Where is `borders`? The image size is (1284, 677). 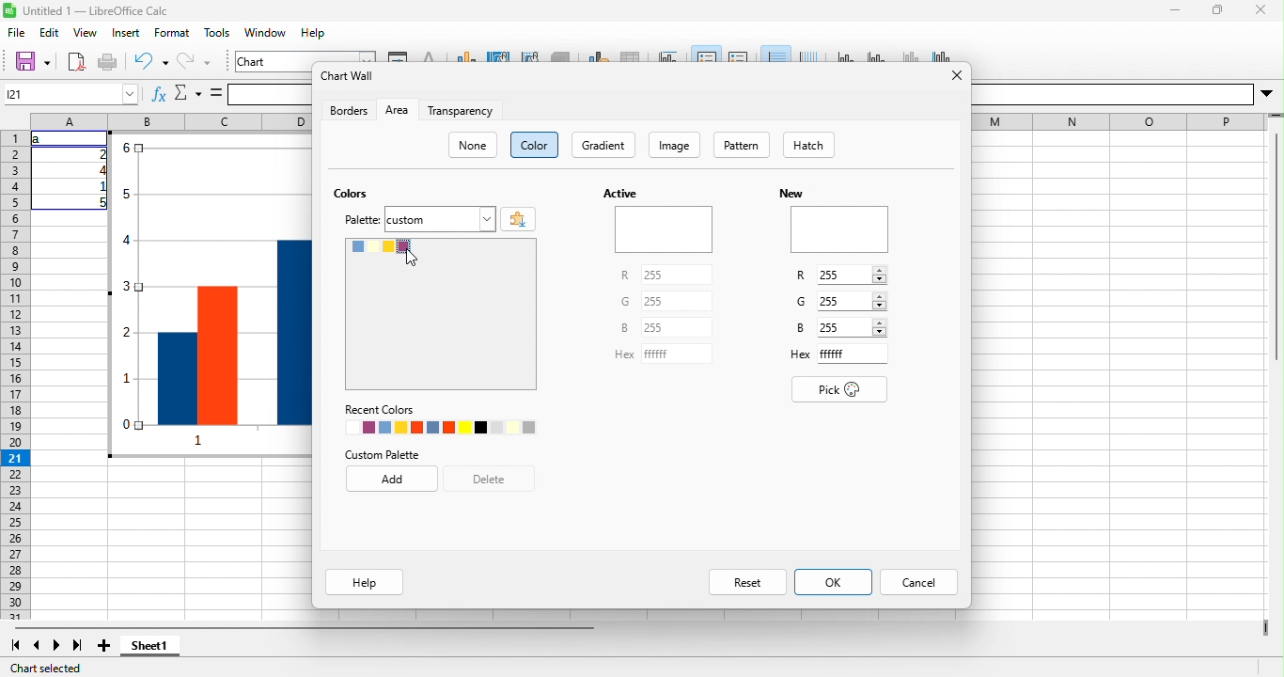
borders is located at coordinates (349, 110).